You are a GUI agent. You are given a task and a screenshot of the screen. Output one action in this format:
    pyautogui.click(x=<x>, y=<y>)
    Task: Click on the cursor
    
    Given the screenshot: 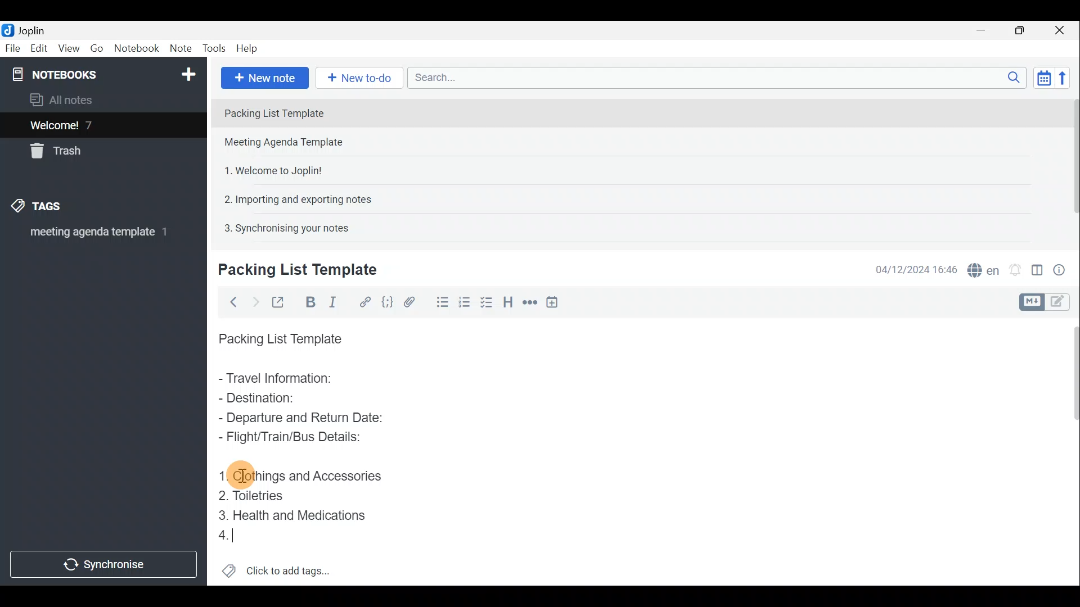 What is the action you would take?
    pyautogui.click(x=242, y=475)
    